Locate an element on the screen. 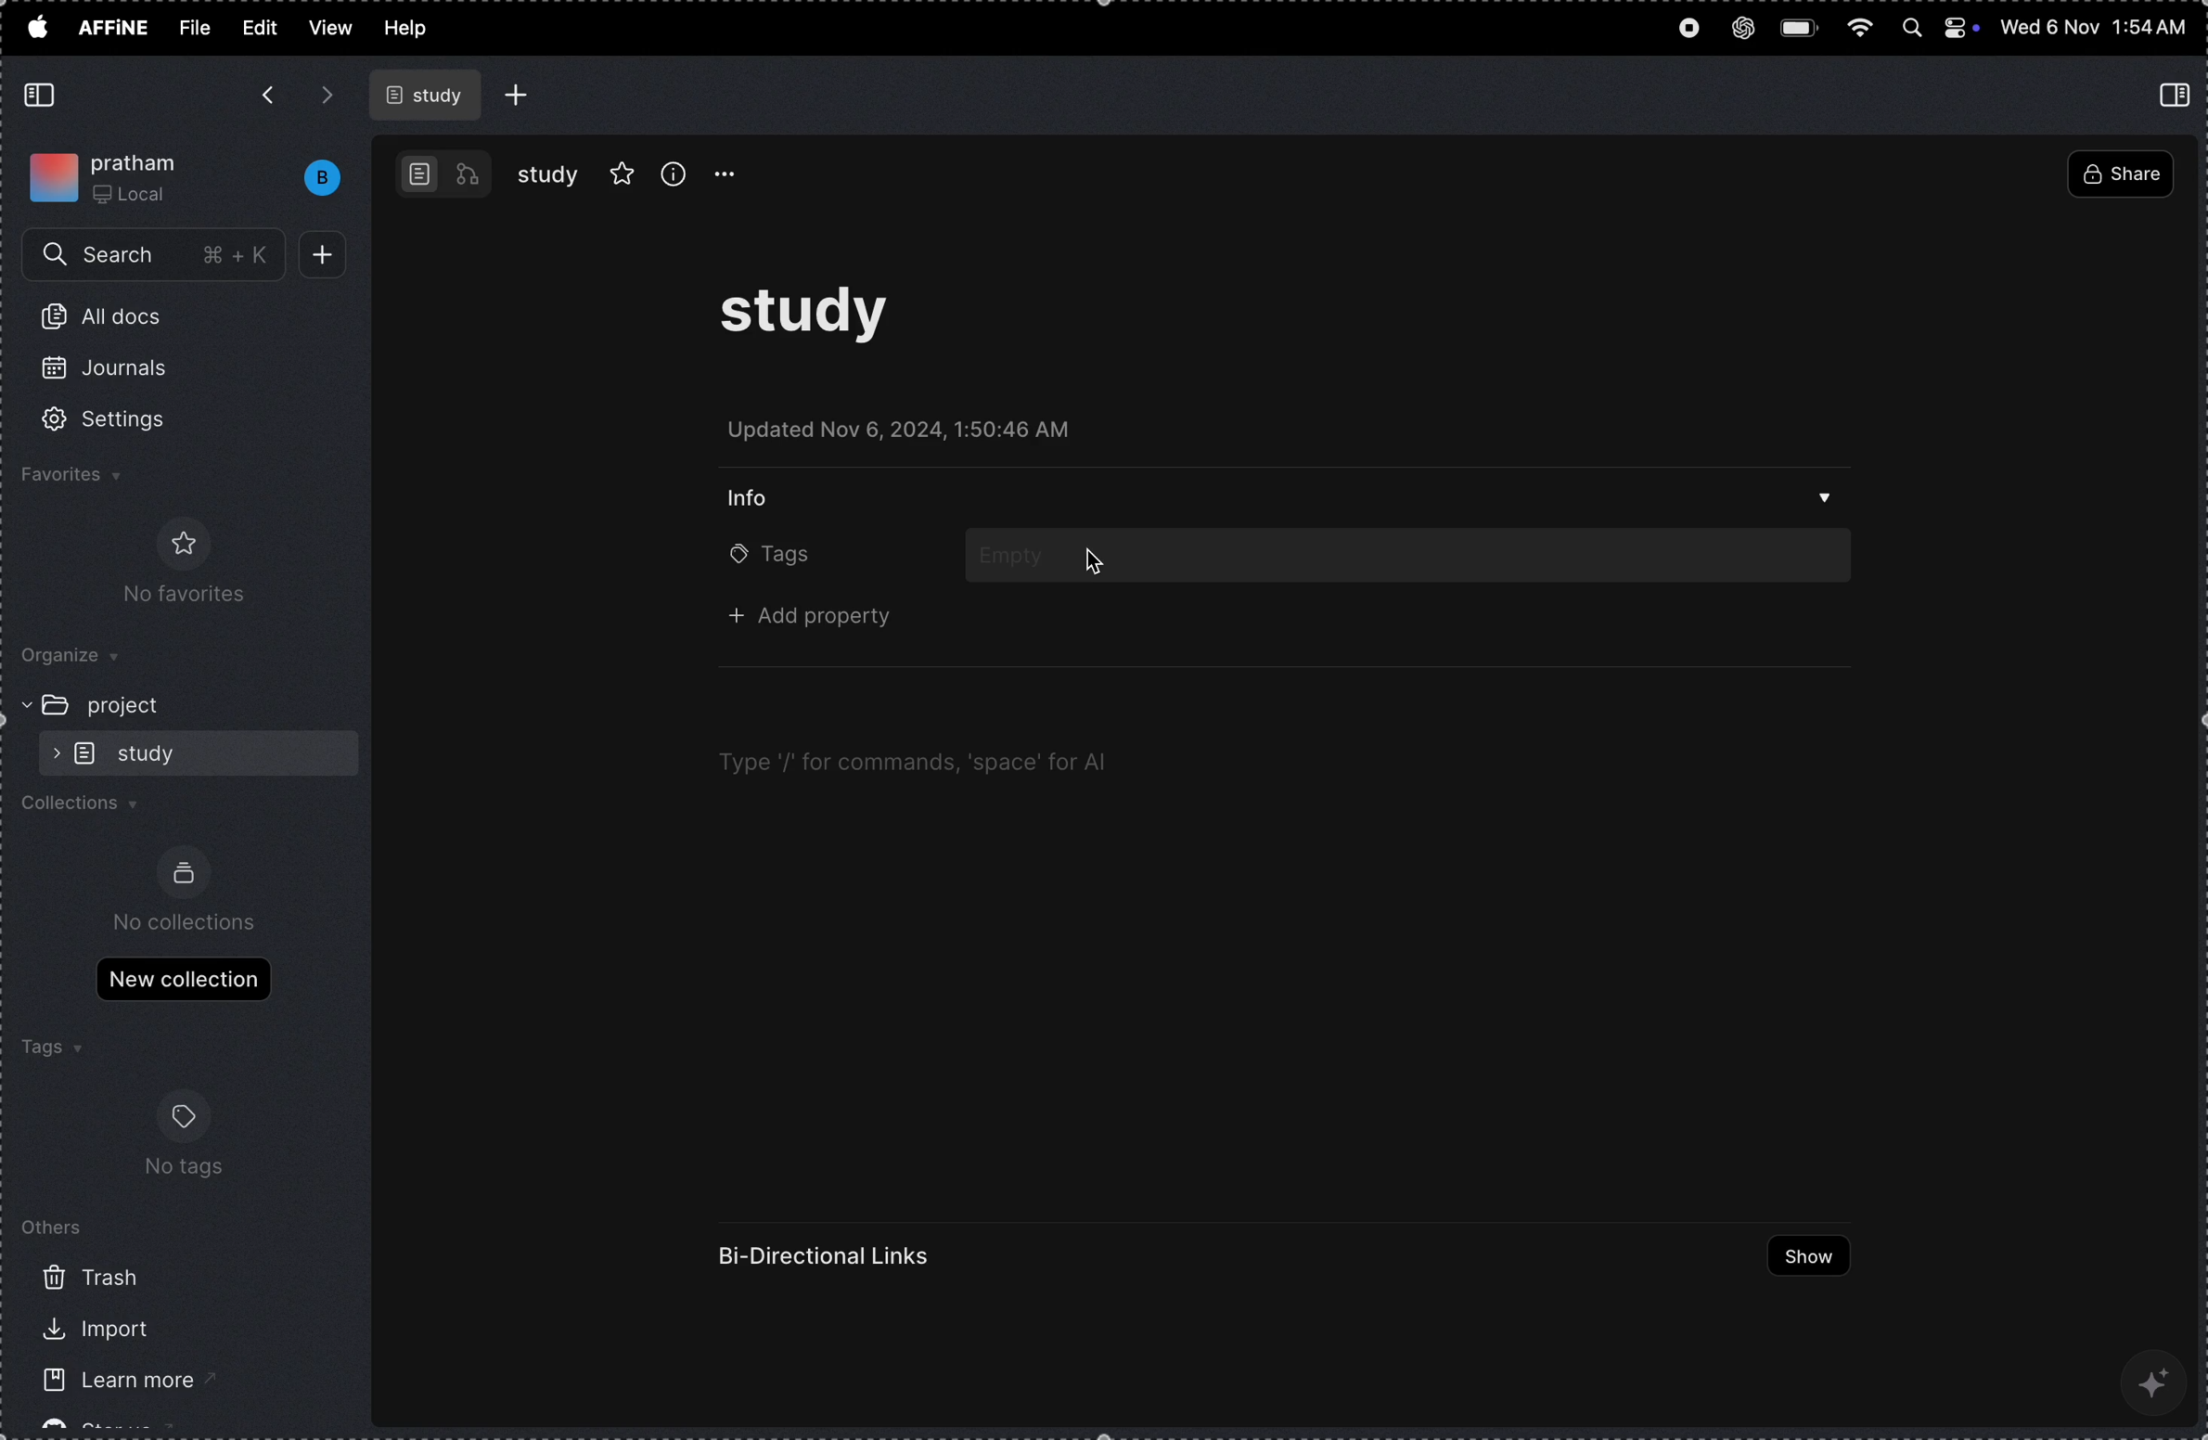  search menu is located at coordinates (157, 256).